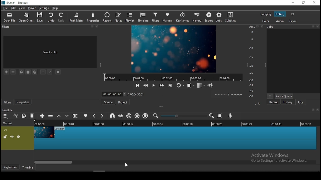 This screenshot has width=321, height=180. I want to click on copy, so click(21, 72).